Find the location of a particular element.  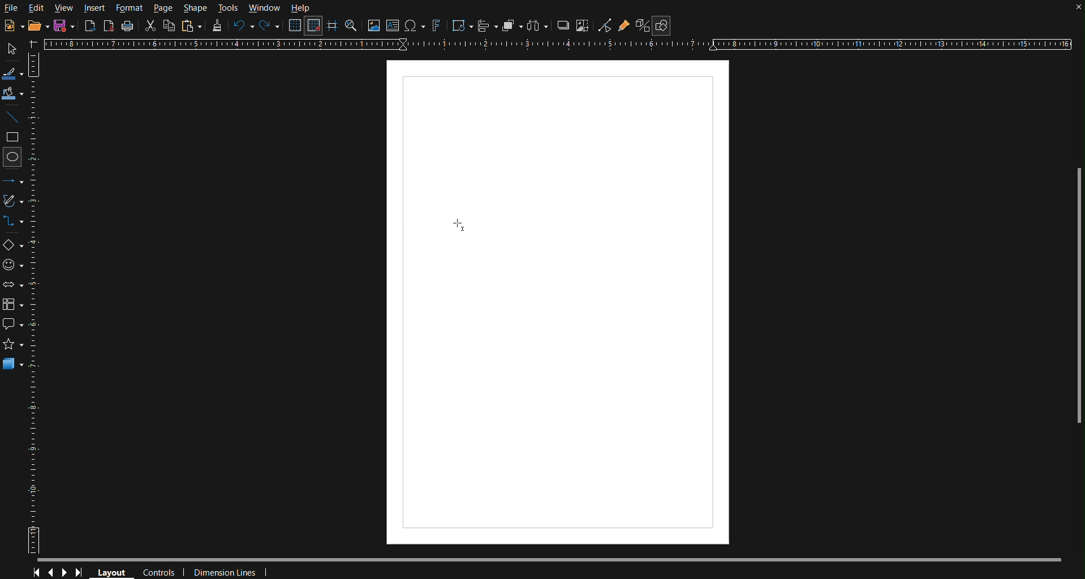

Shadow is located at coordinates (563, 26).